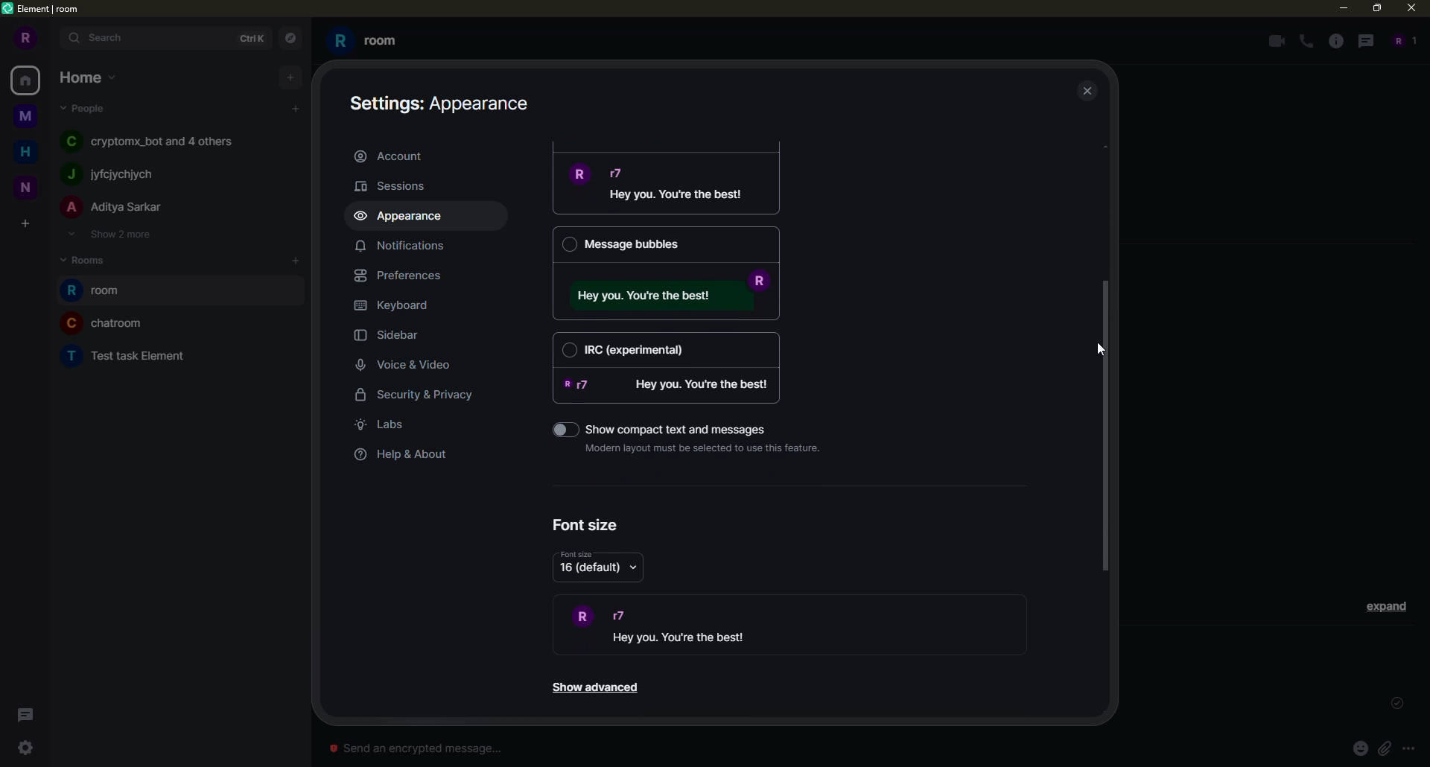  Describe the element at coordinates (106, 37) in the screenshot. I see `search` at that location.